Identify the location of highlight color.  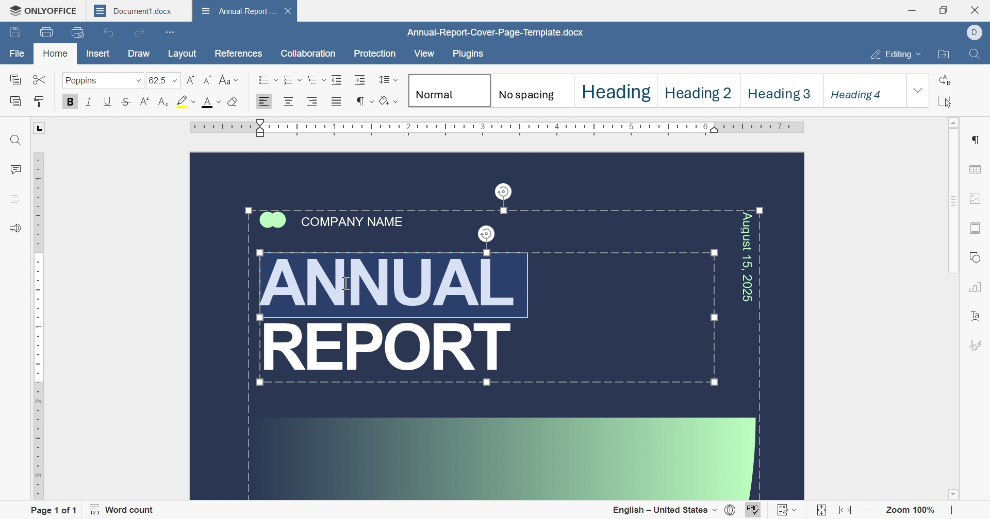
(187, 101).